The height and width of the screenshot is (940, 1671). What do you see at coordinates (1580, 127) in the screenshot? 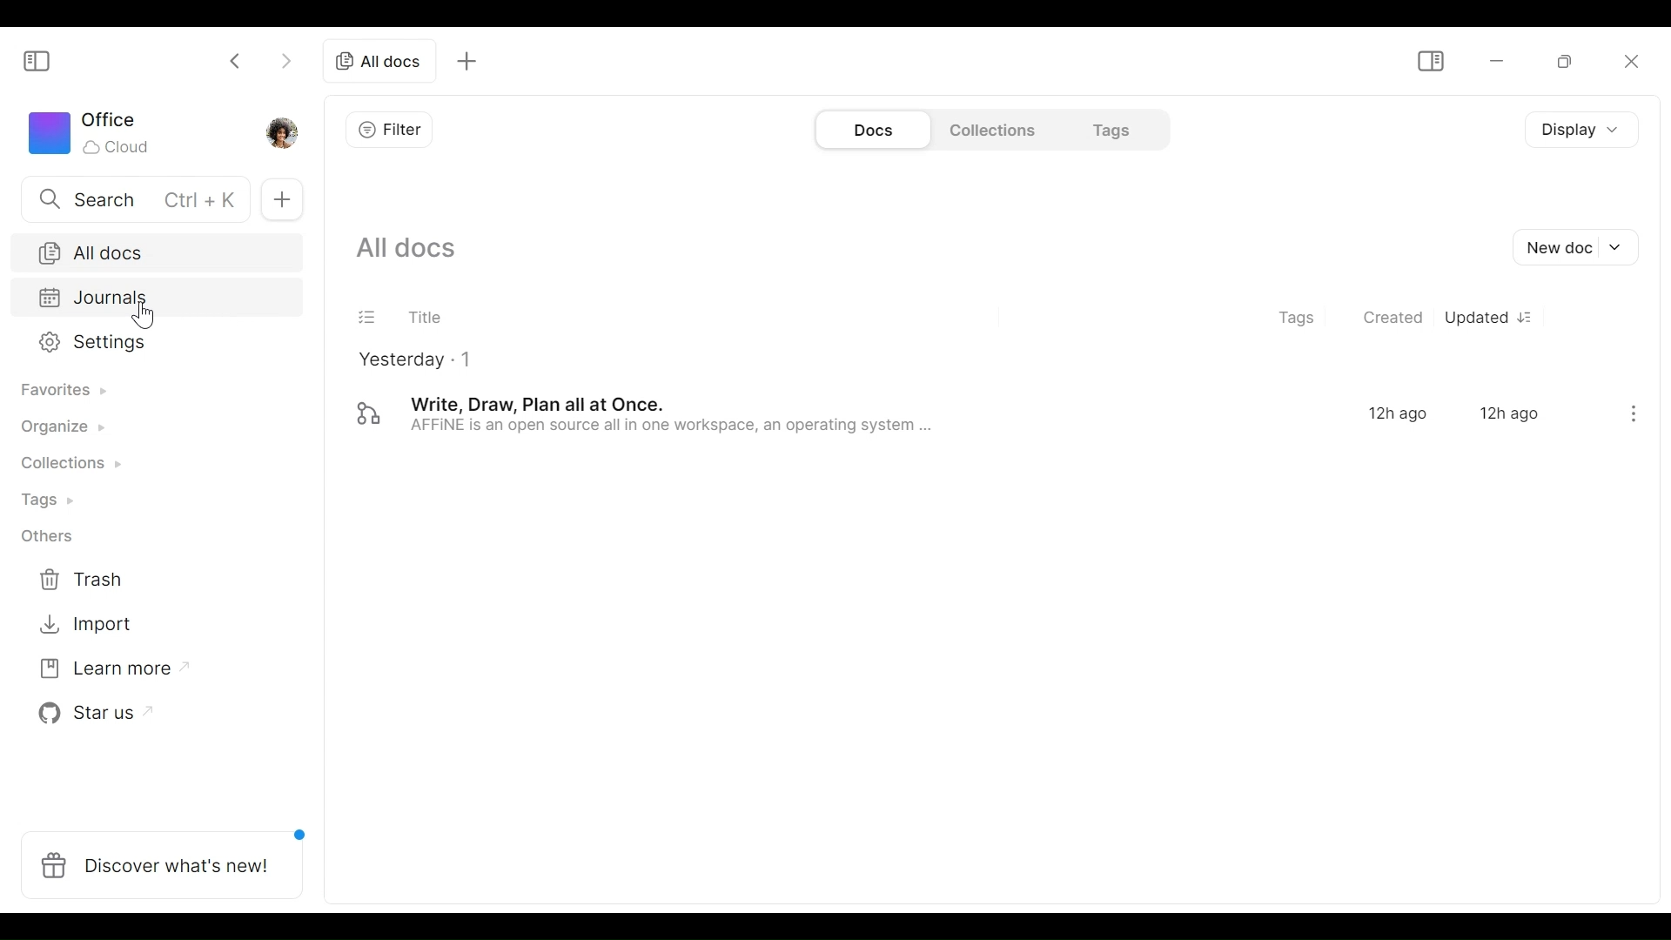
I see `Display` at bounding box center [1580, 127].